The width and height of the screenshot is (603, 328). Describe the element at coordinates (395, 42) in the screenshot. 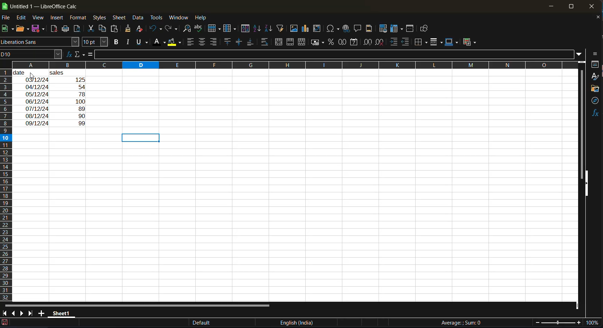

I see `increase indent` at that location.